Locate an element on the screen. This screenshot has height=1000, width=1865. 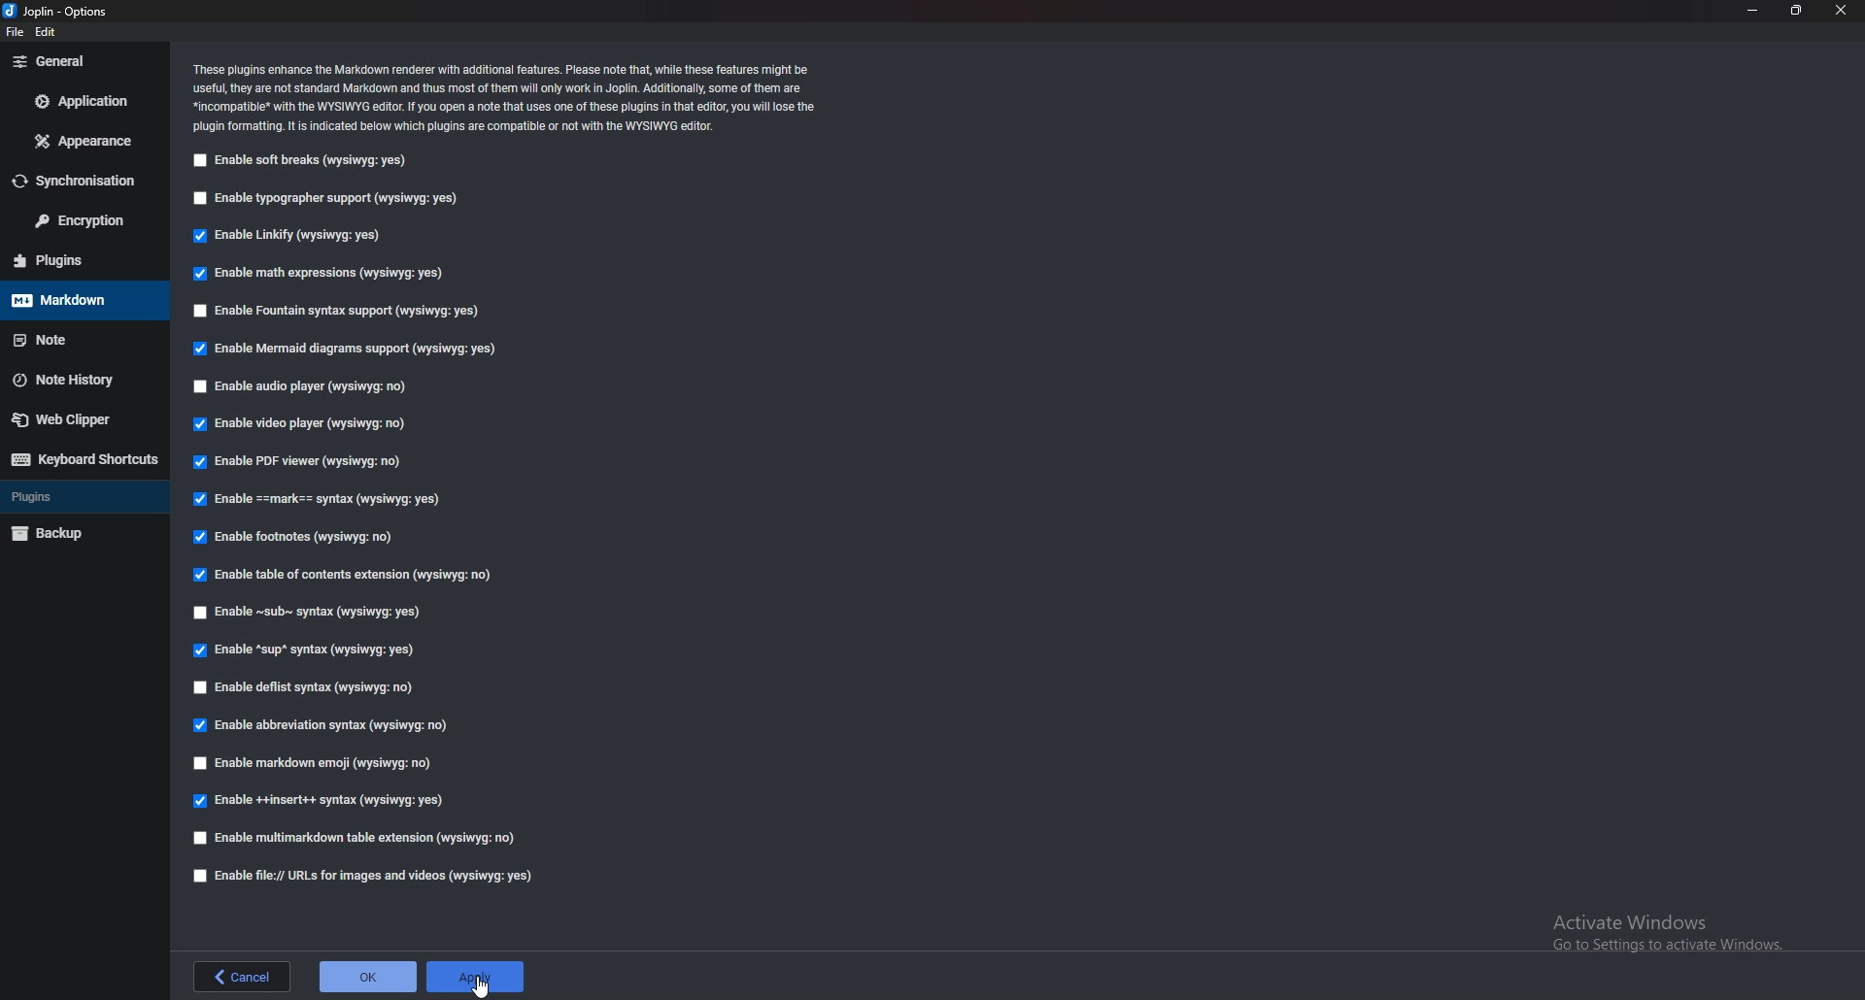
enable deflist syntax is located at coordinates (304, 687).